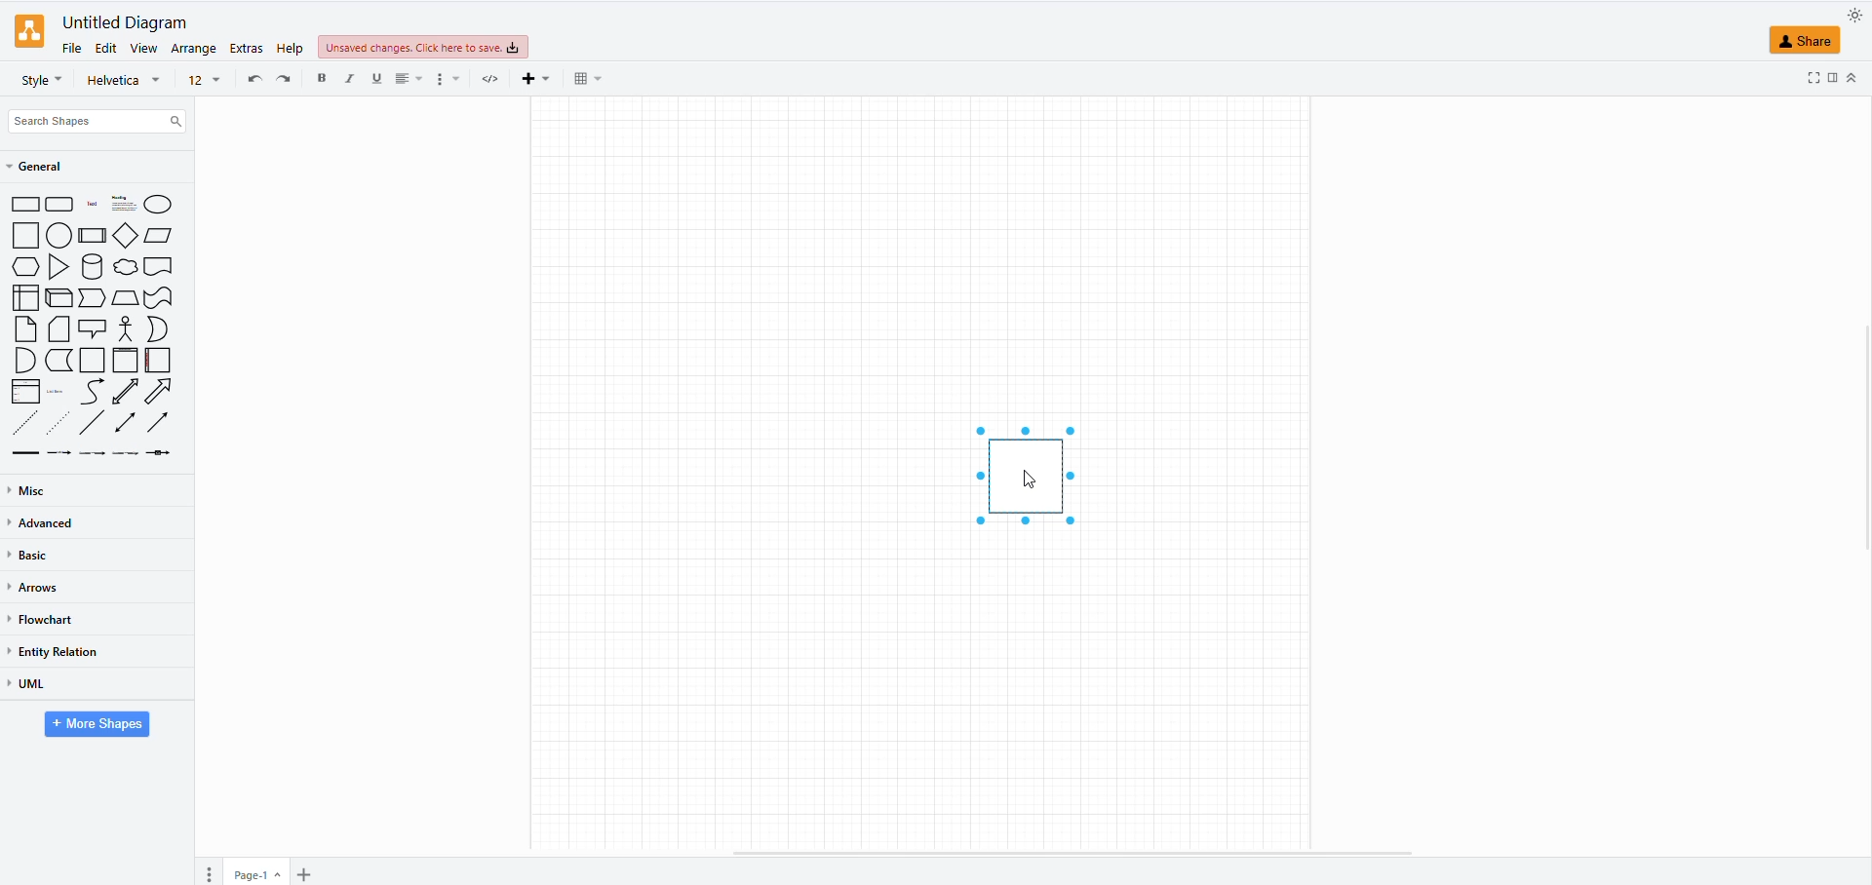  Describe the element at coordinates (25, 206) in the screenshot. I see `rectangle` at that location.